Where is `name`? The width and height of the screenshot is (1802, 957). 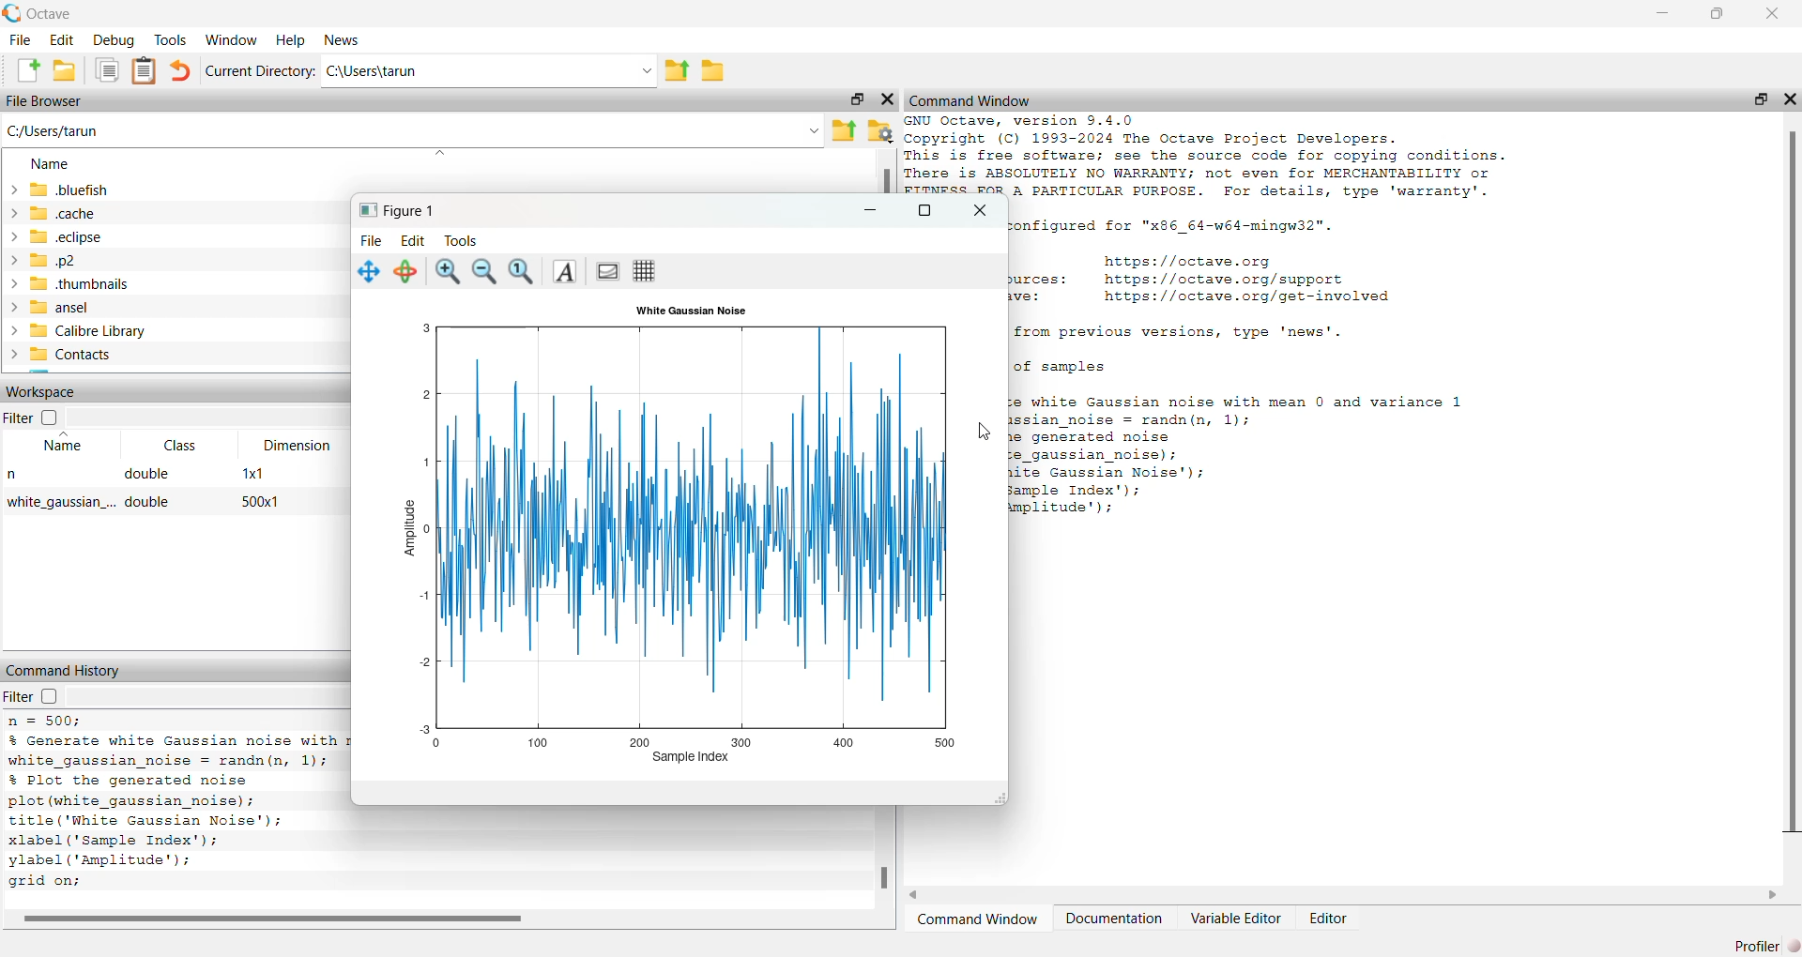 name is located at coordinates (58, 162).